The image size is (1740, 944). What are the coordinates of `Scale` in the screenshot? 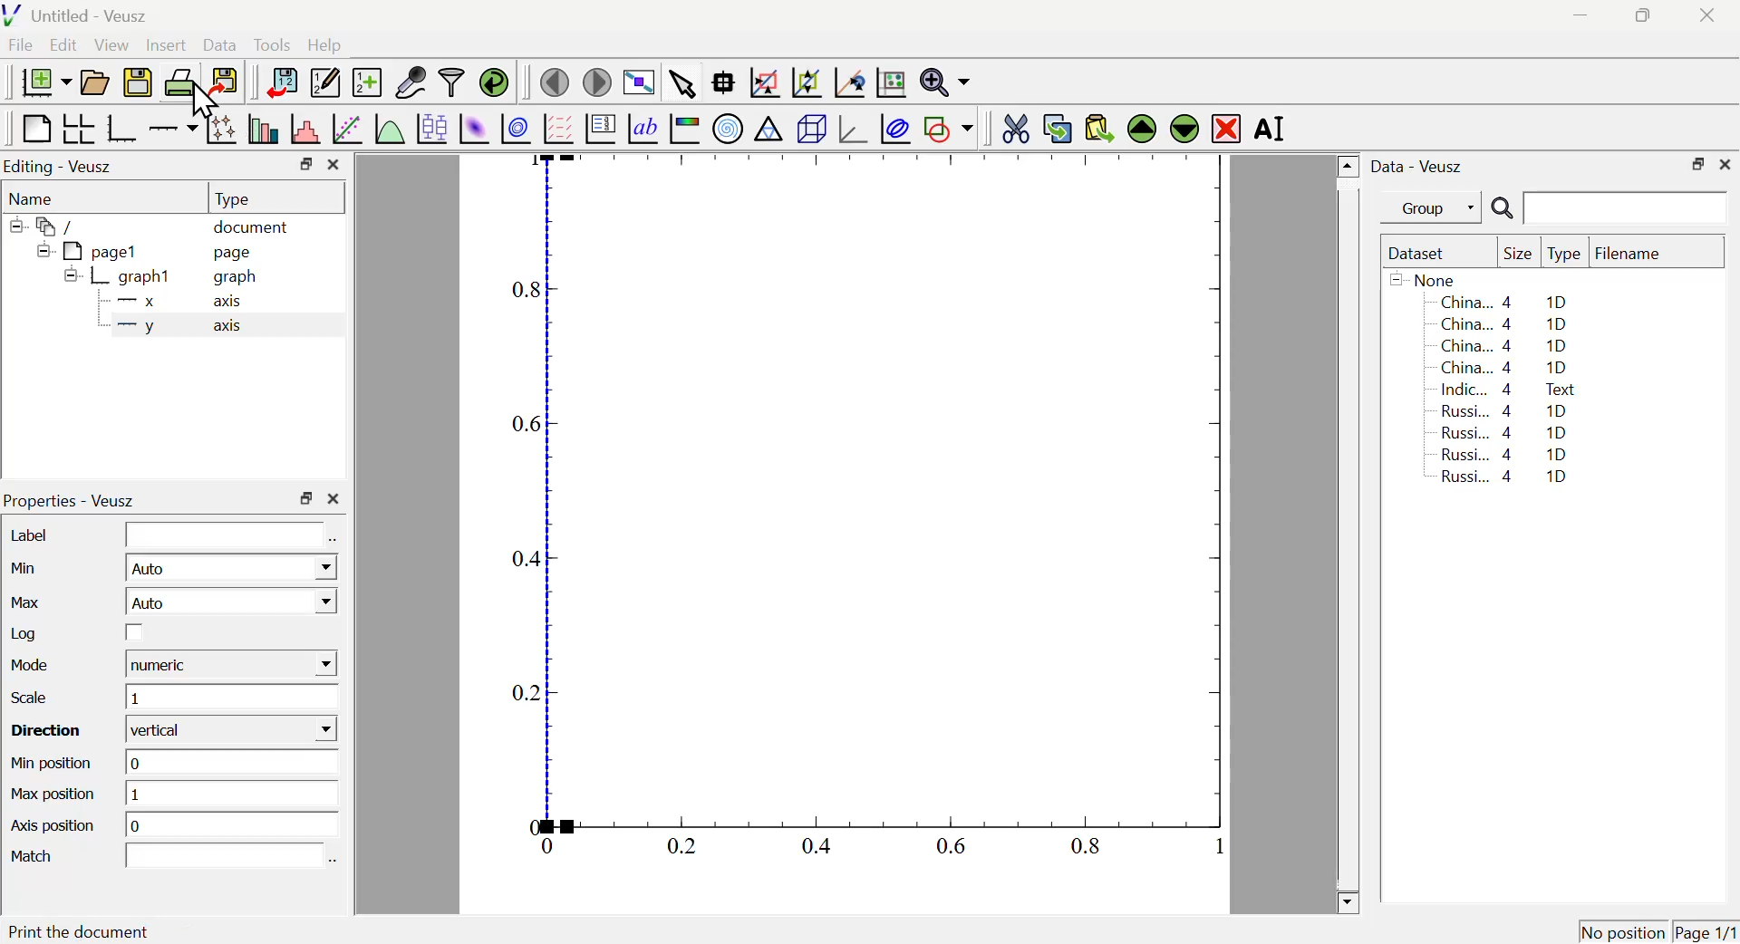 It's located at (28, 698).